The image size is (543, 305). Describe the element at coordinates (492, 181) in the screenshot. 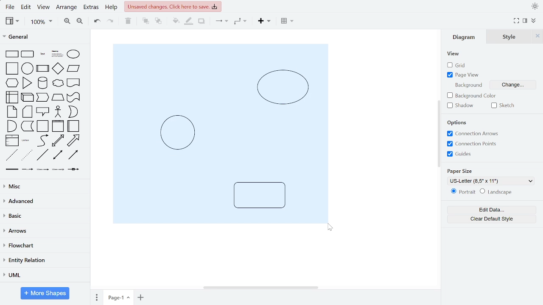

I see `US-Letter (8,5" x 11")` at that location.